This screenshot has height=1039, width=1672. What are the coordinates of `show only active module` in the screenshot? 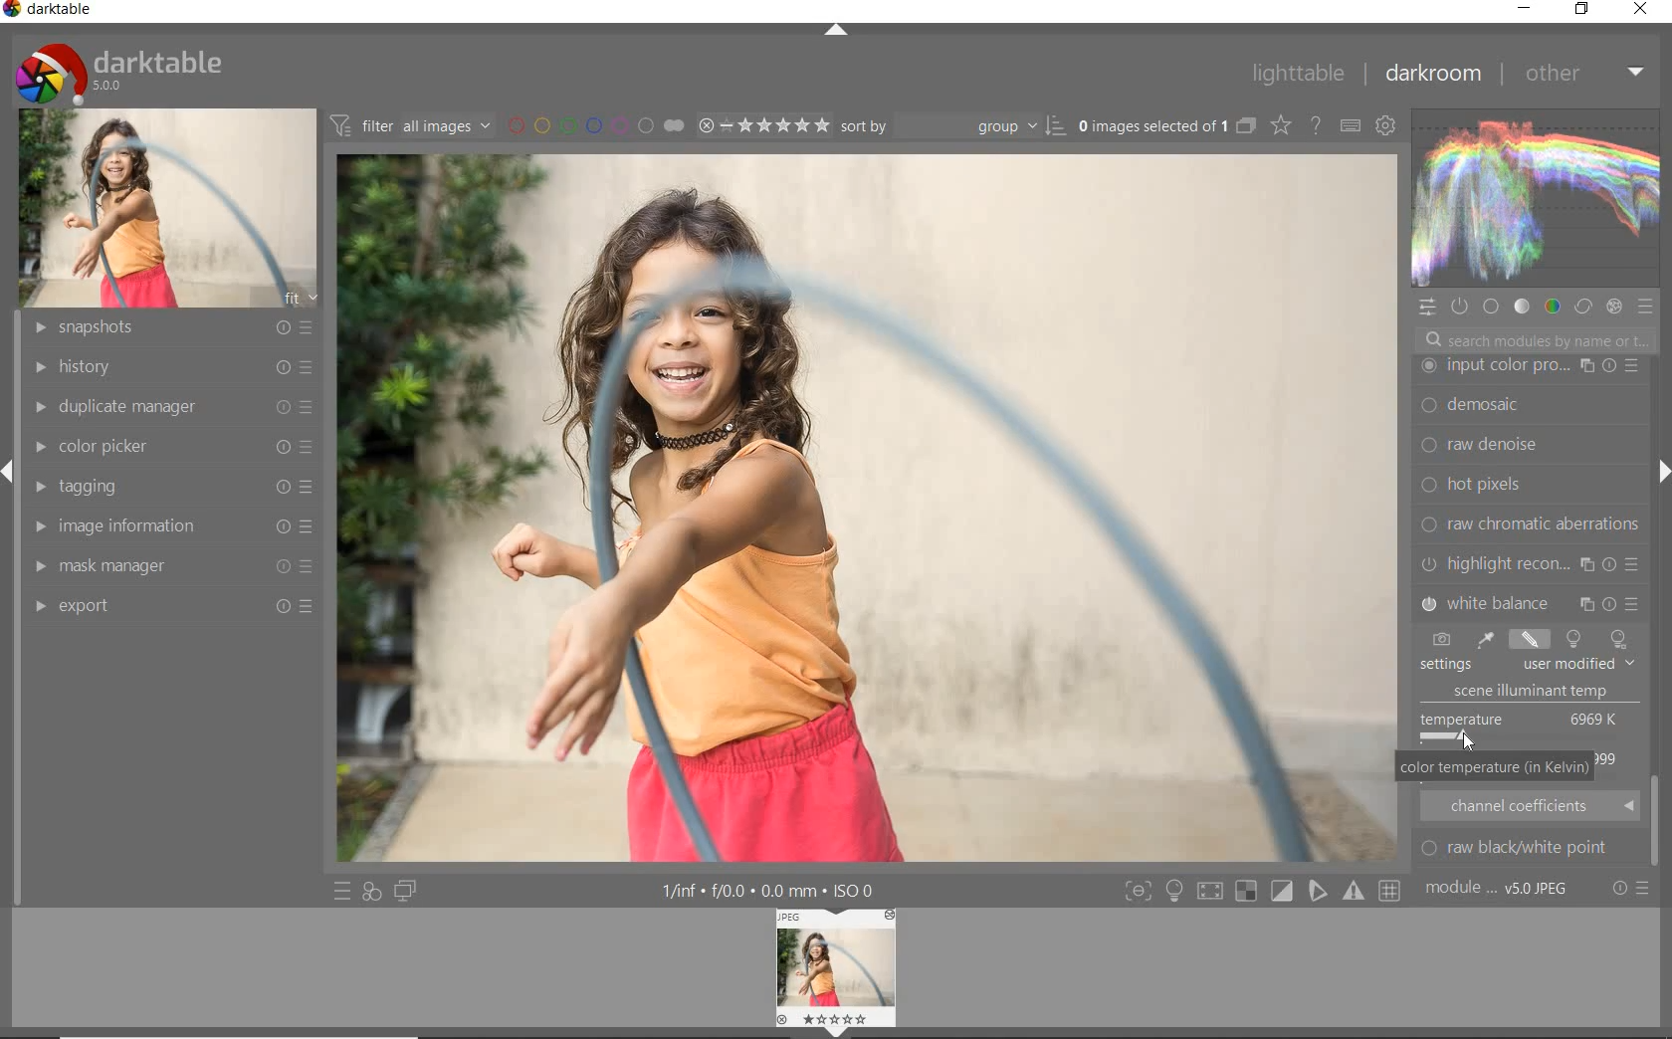 It's located at (1461, 308).